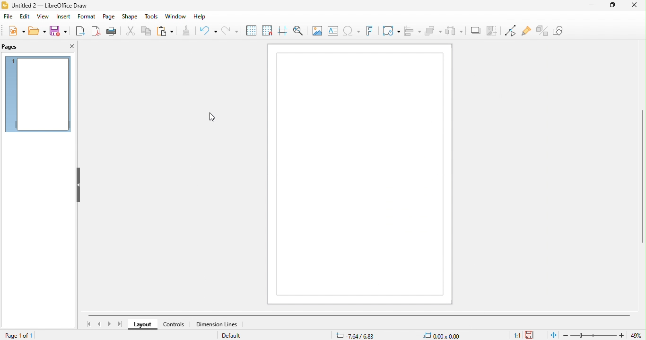 The image size is (646, 340). I want to click on insert , so click(63, 17).